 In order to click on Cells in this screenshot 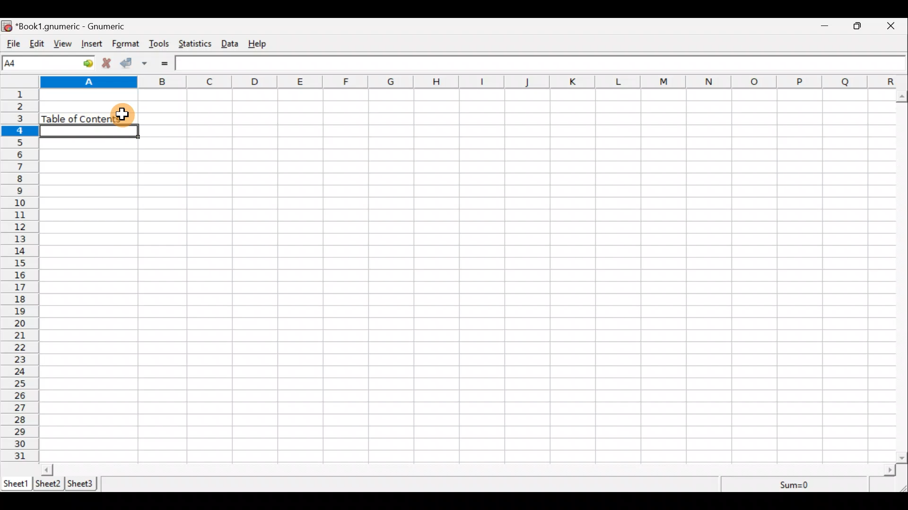, I will do `click(468, 277)`.